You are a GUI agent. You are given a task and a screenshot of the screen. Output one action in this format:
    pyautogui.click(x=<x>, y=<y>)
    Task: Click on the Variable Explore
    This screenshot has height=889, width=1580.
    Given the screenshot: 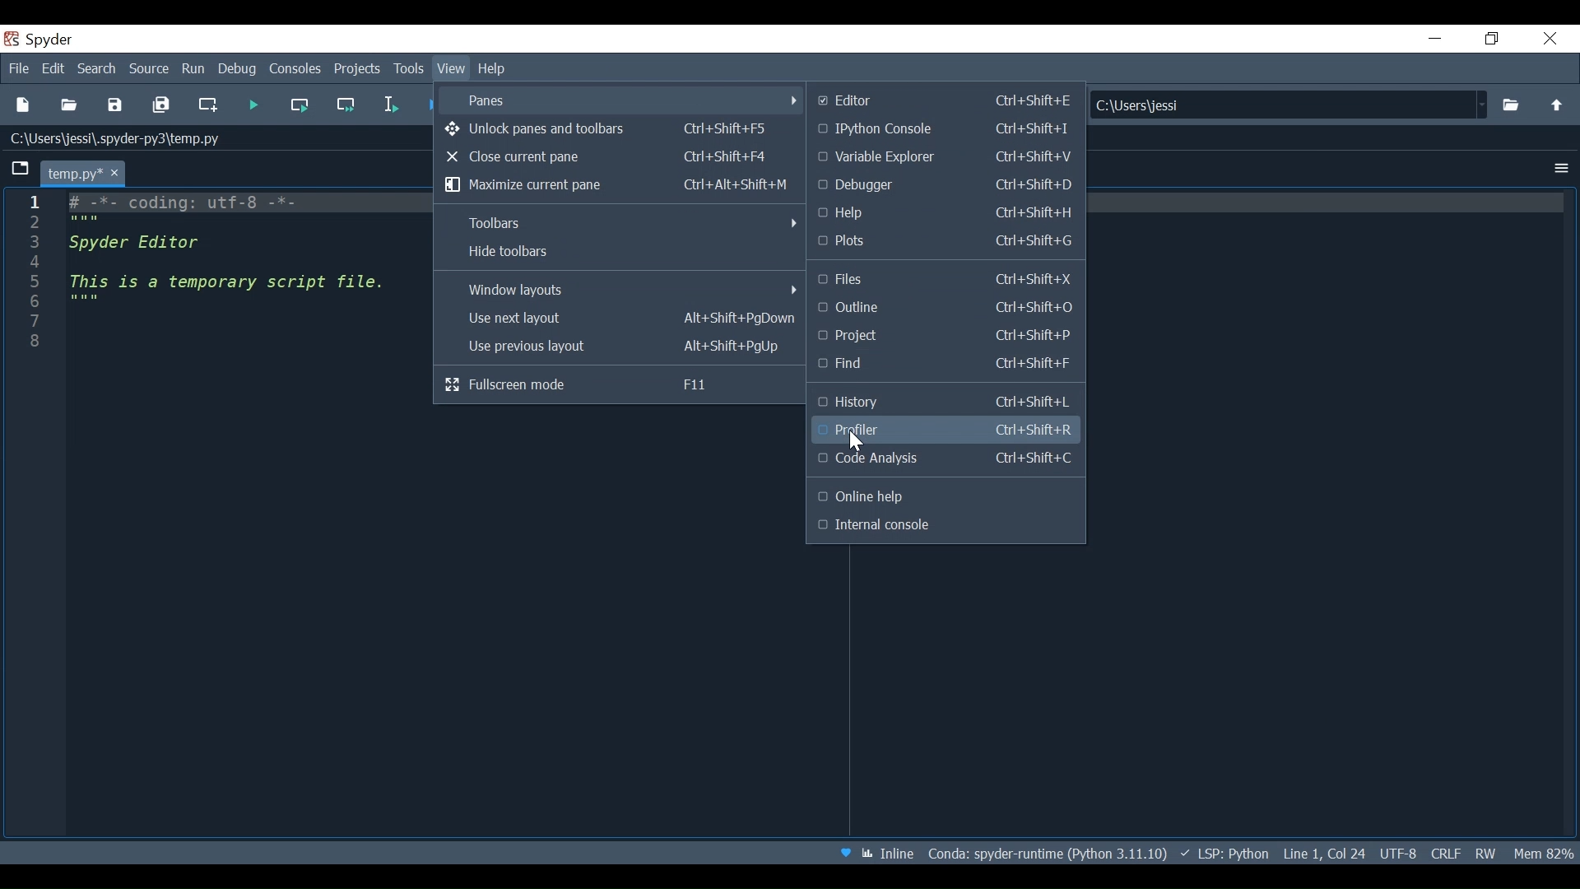 What is the action you would take?
    pyautogui.click(x=947, y=156)
    